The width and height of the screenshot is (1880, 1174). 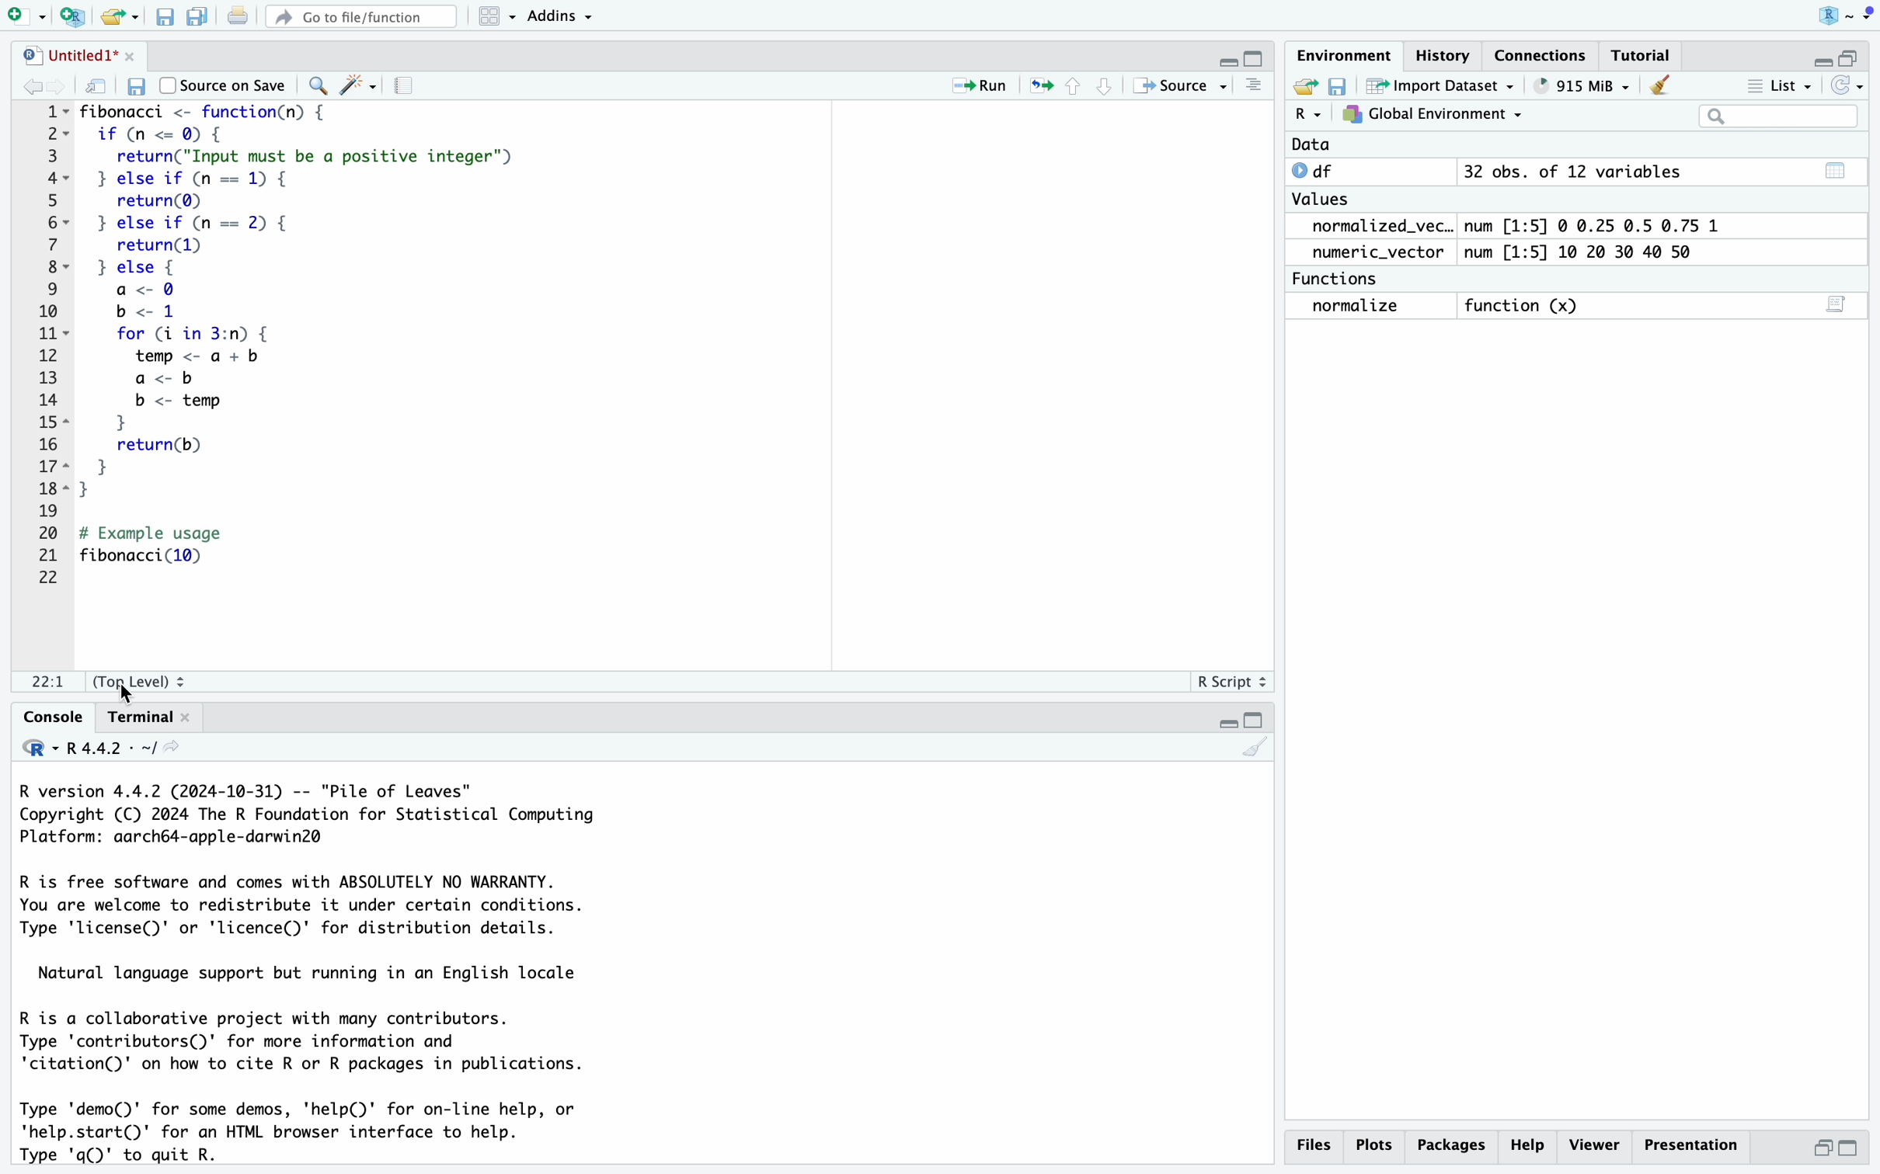 What do you see at coordinates (1845, 17) in the screenshot?
I see `RStudio` at bounding box center [1845, 17].